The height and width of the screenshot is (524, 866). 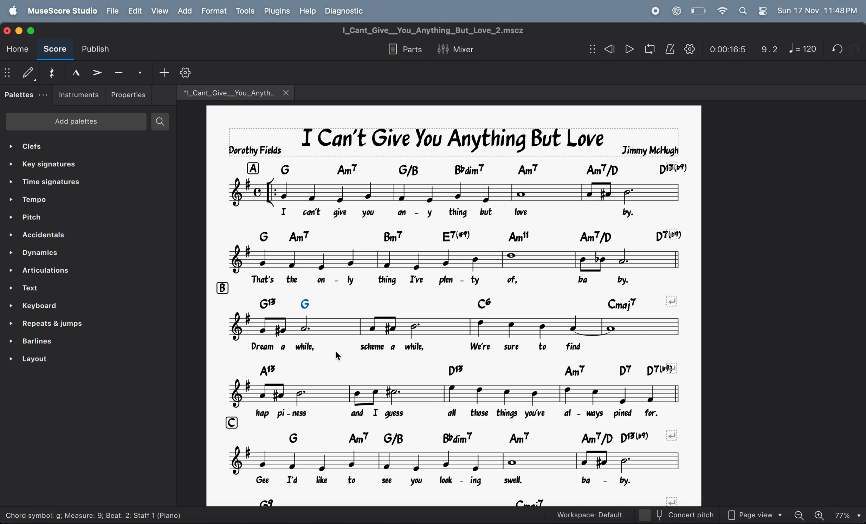 I want to click on dynamics, so click(x=76, y=254).